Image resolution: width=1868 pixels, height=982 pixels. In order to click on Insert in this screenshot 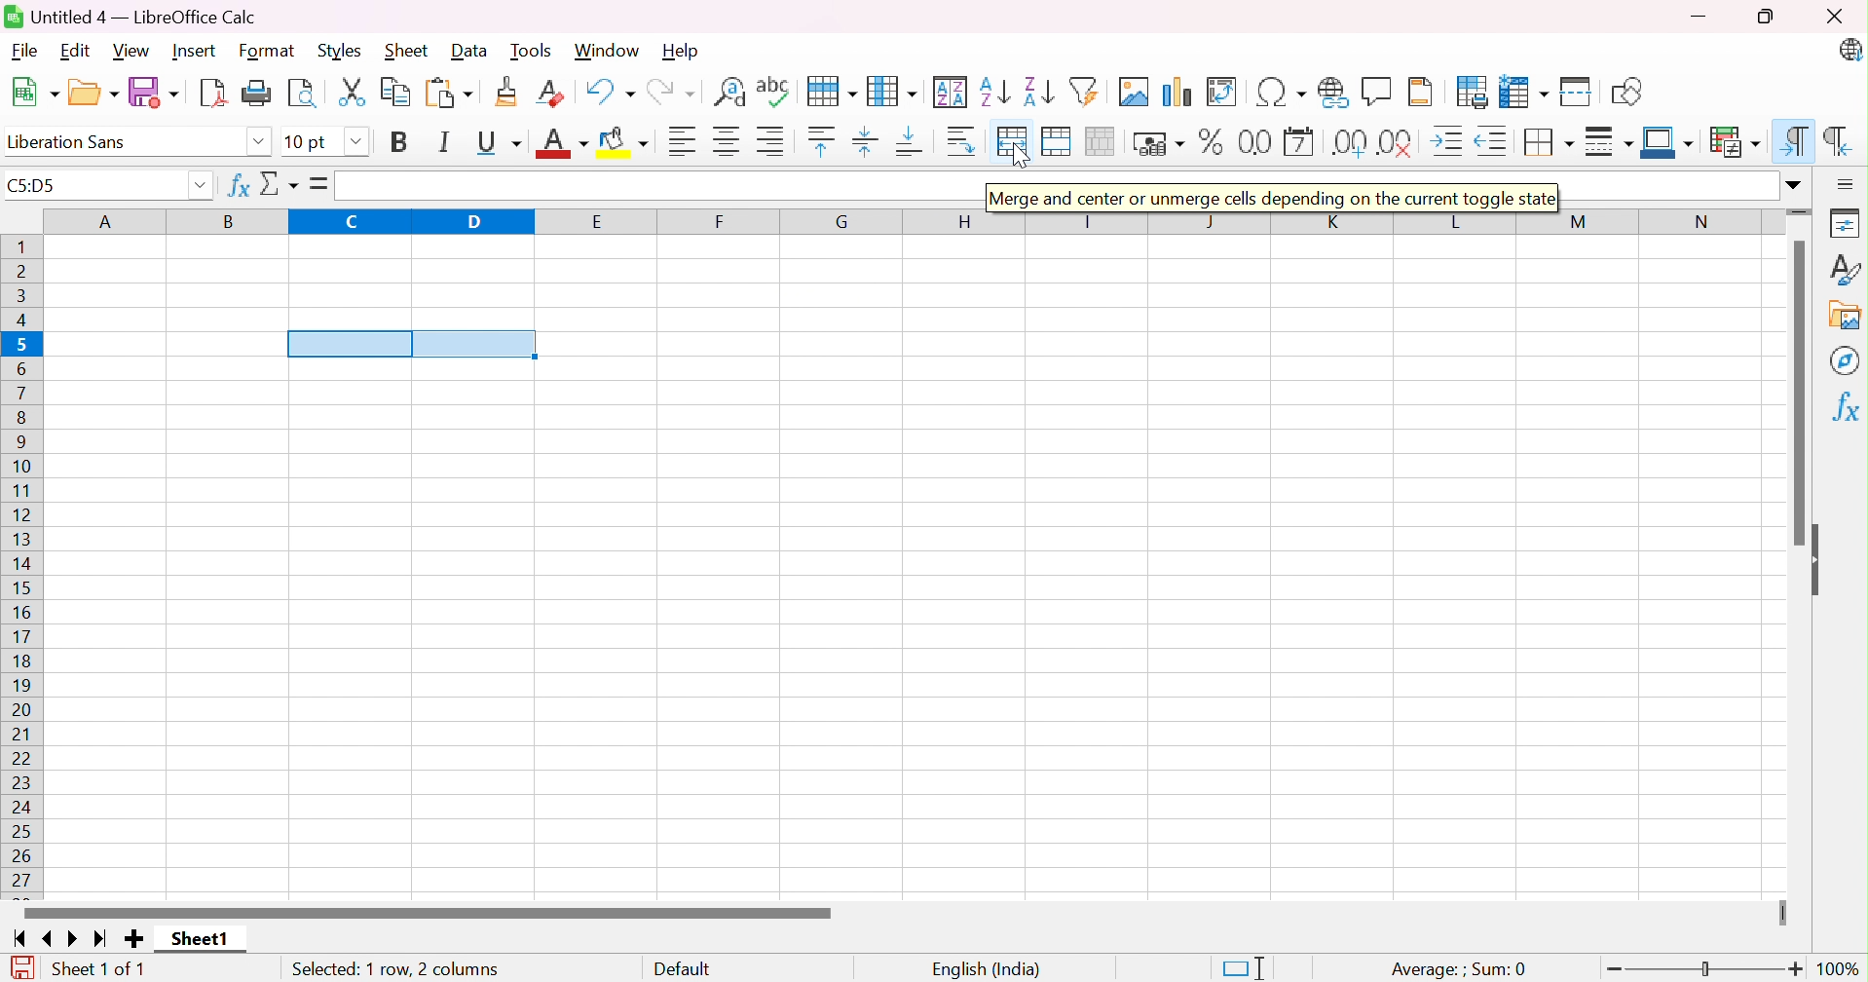, I will do `click(196, 50)`.